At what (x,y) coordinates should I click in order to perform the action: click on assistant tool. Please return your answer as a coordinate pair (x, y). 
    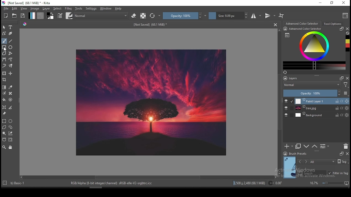
    Looking at the image, I should click on (4, 107).